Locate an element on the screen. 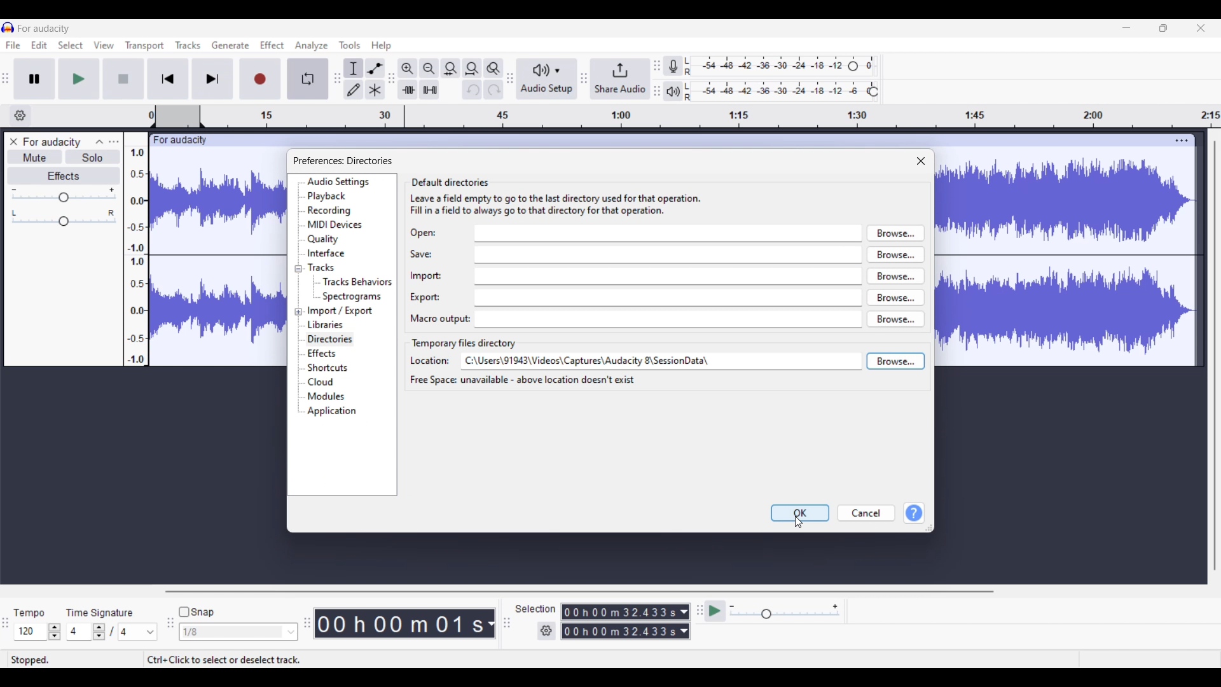  browse is located at coordinates (895, 254).